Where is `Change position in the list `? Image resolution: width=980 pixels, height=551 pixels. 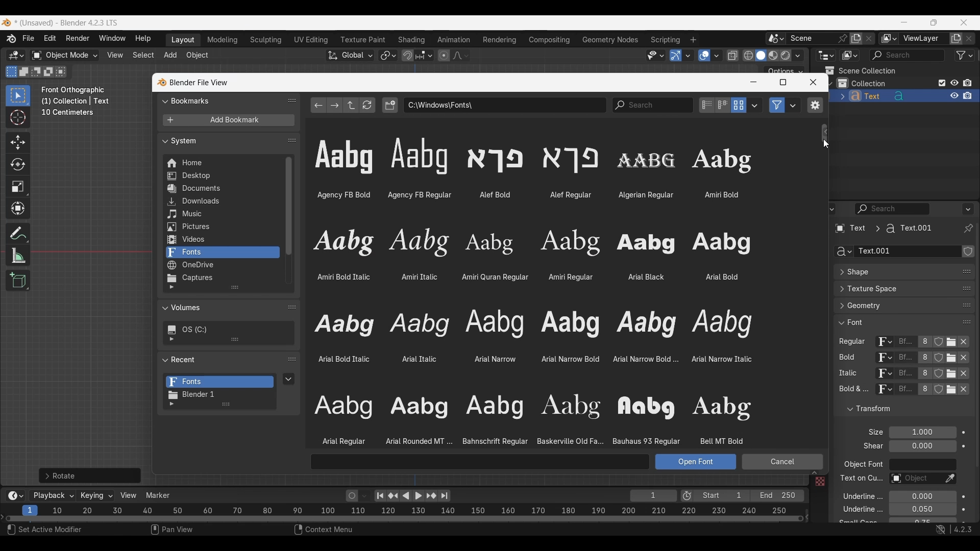
Change position in the list  is located at coordinates (967, 320).